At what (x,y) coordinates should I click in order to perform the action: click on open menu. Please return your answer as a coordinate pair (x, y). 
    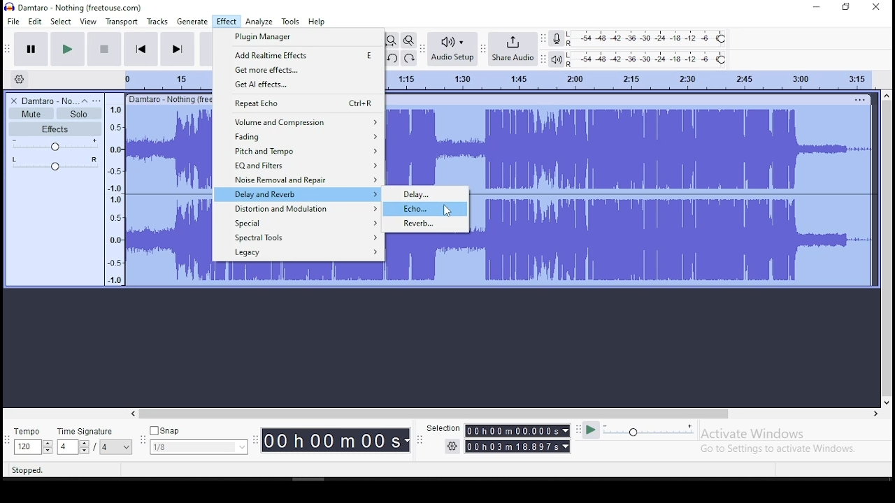
    Looking at the image, I should click on (99, 99).